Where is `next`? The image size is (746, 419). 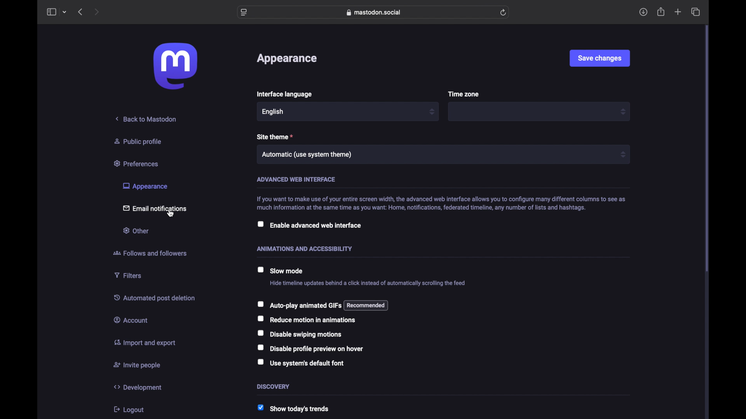
next is located at coordinates (98, 12).